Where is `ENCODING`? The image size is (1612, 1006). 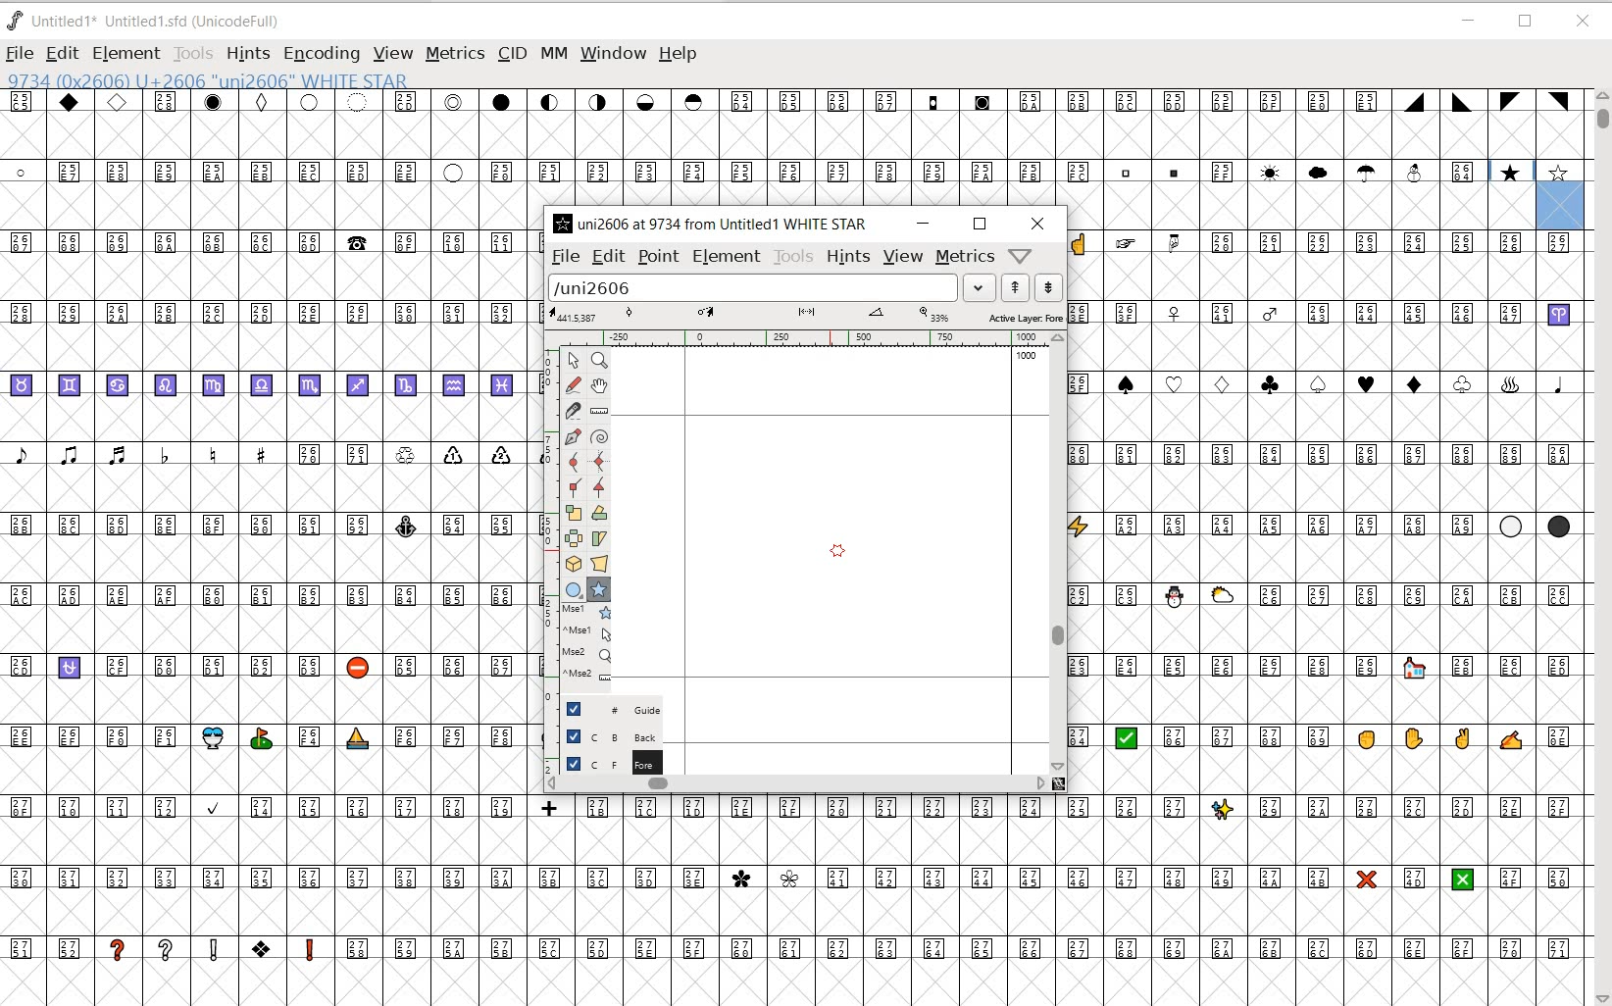
ENCODING is located at coordinates (320, 55).